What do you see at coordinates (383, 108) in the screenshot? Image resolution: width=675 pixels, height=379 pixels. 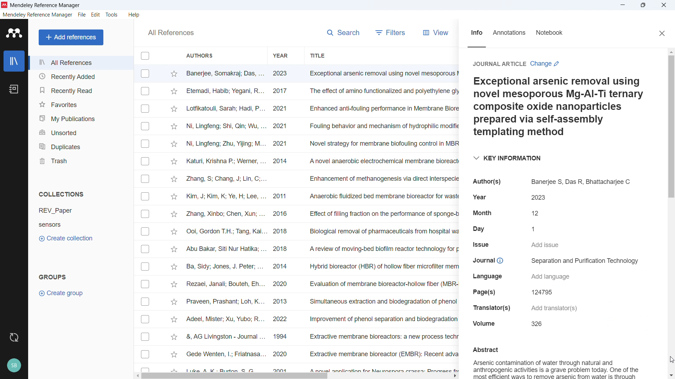 I see `enhanced anti fouling performance in membrane bioreactors using novel ` at bounding box center [383, 108].